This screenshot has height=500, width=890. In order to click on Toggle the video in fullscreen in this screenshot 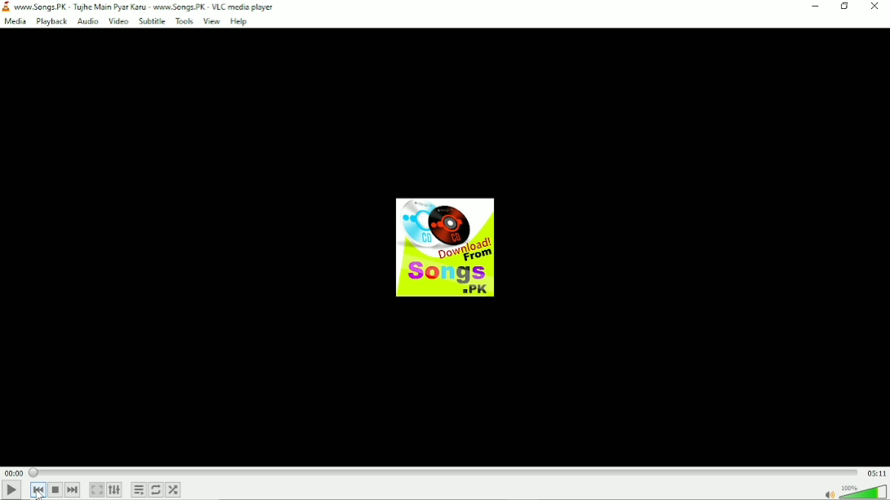, I will do `click(97, 489)`.